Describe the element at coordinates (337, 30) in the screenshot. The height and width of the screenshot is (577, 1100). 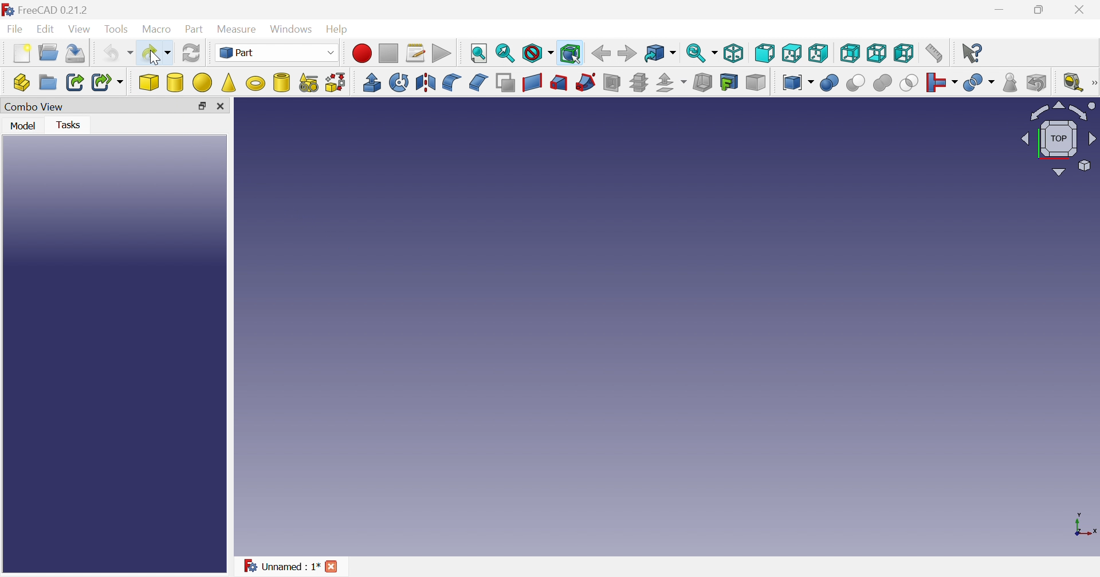
I see `Help` at that location.